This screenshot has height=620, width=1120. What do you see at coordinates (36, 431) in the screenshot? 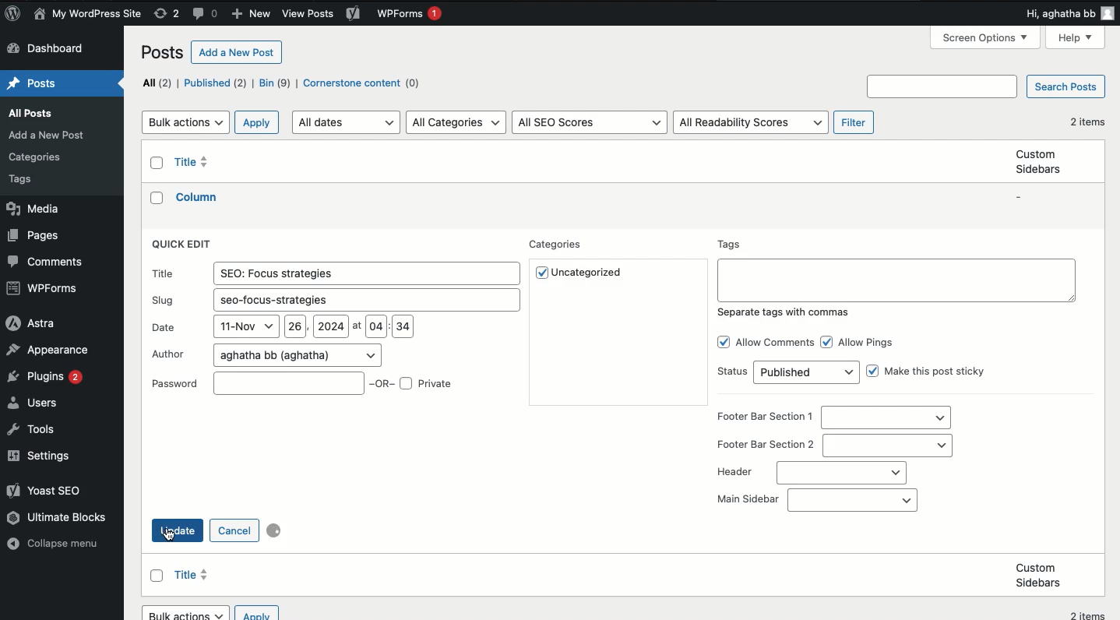
I see `Tools` at bounding box center [36, 431].